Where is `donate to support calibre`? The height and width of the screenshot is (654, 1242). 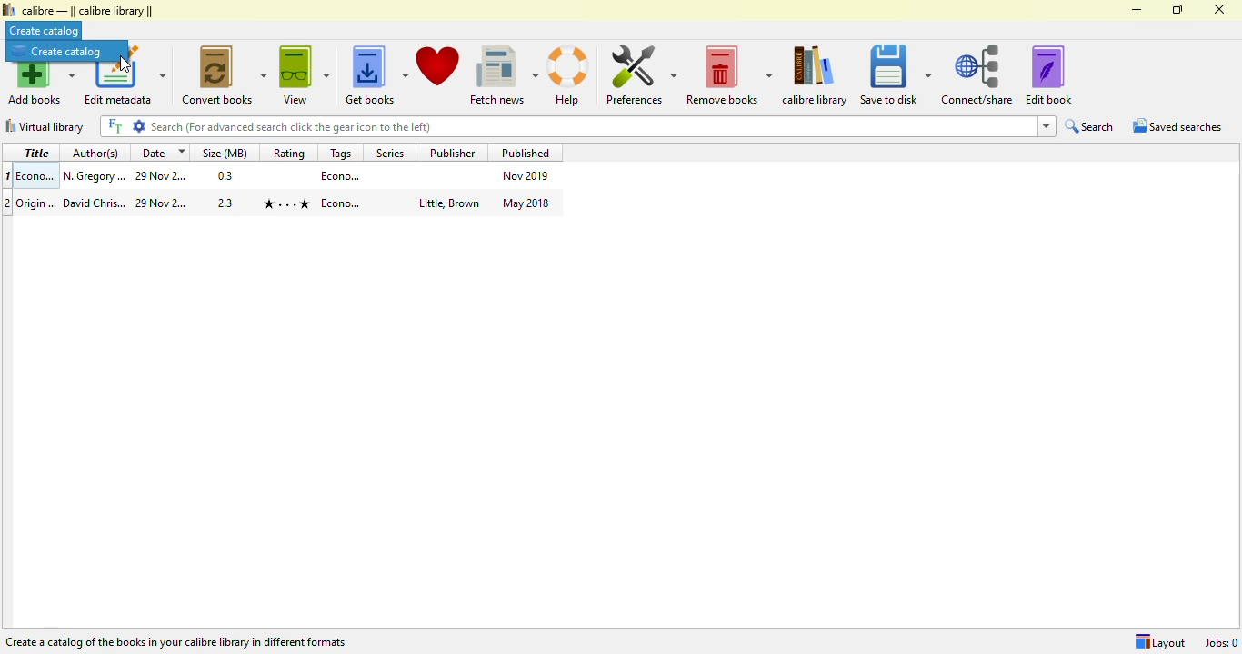 donate to support calibre is located at coordinates (437, 65).